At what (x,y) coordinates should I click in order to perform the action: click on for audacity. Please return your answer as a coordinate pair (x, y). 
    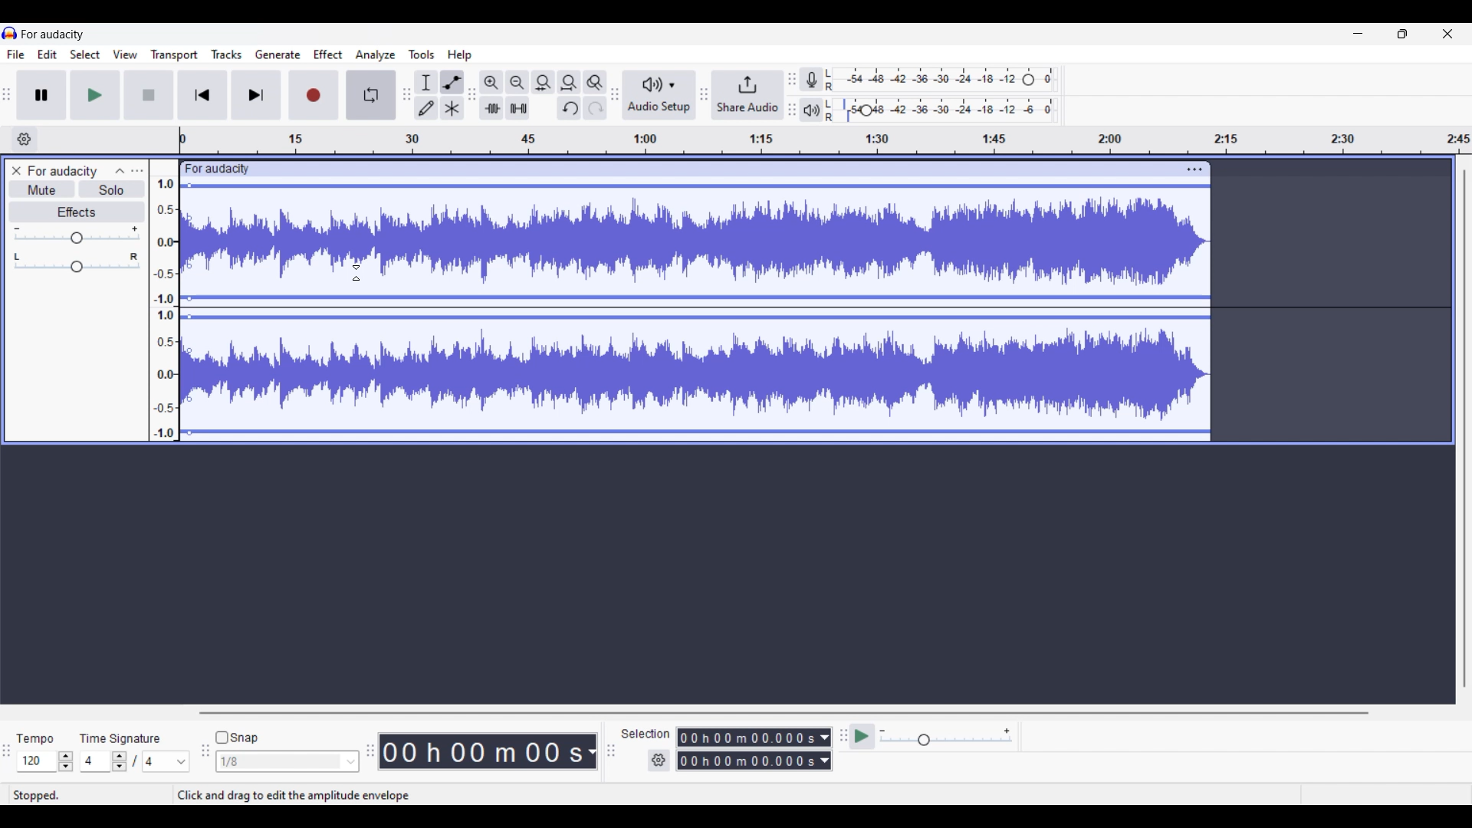
    Looking at the image, I should click on (218, 169).